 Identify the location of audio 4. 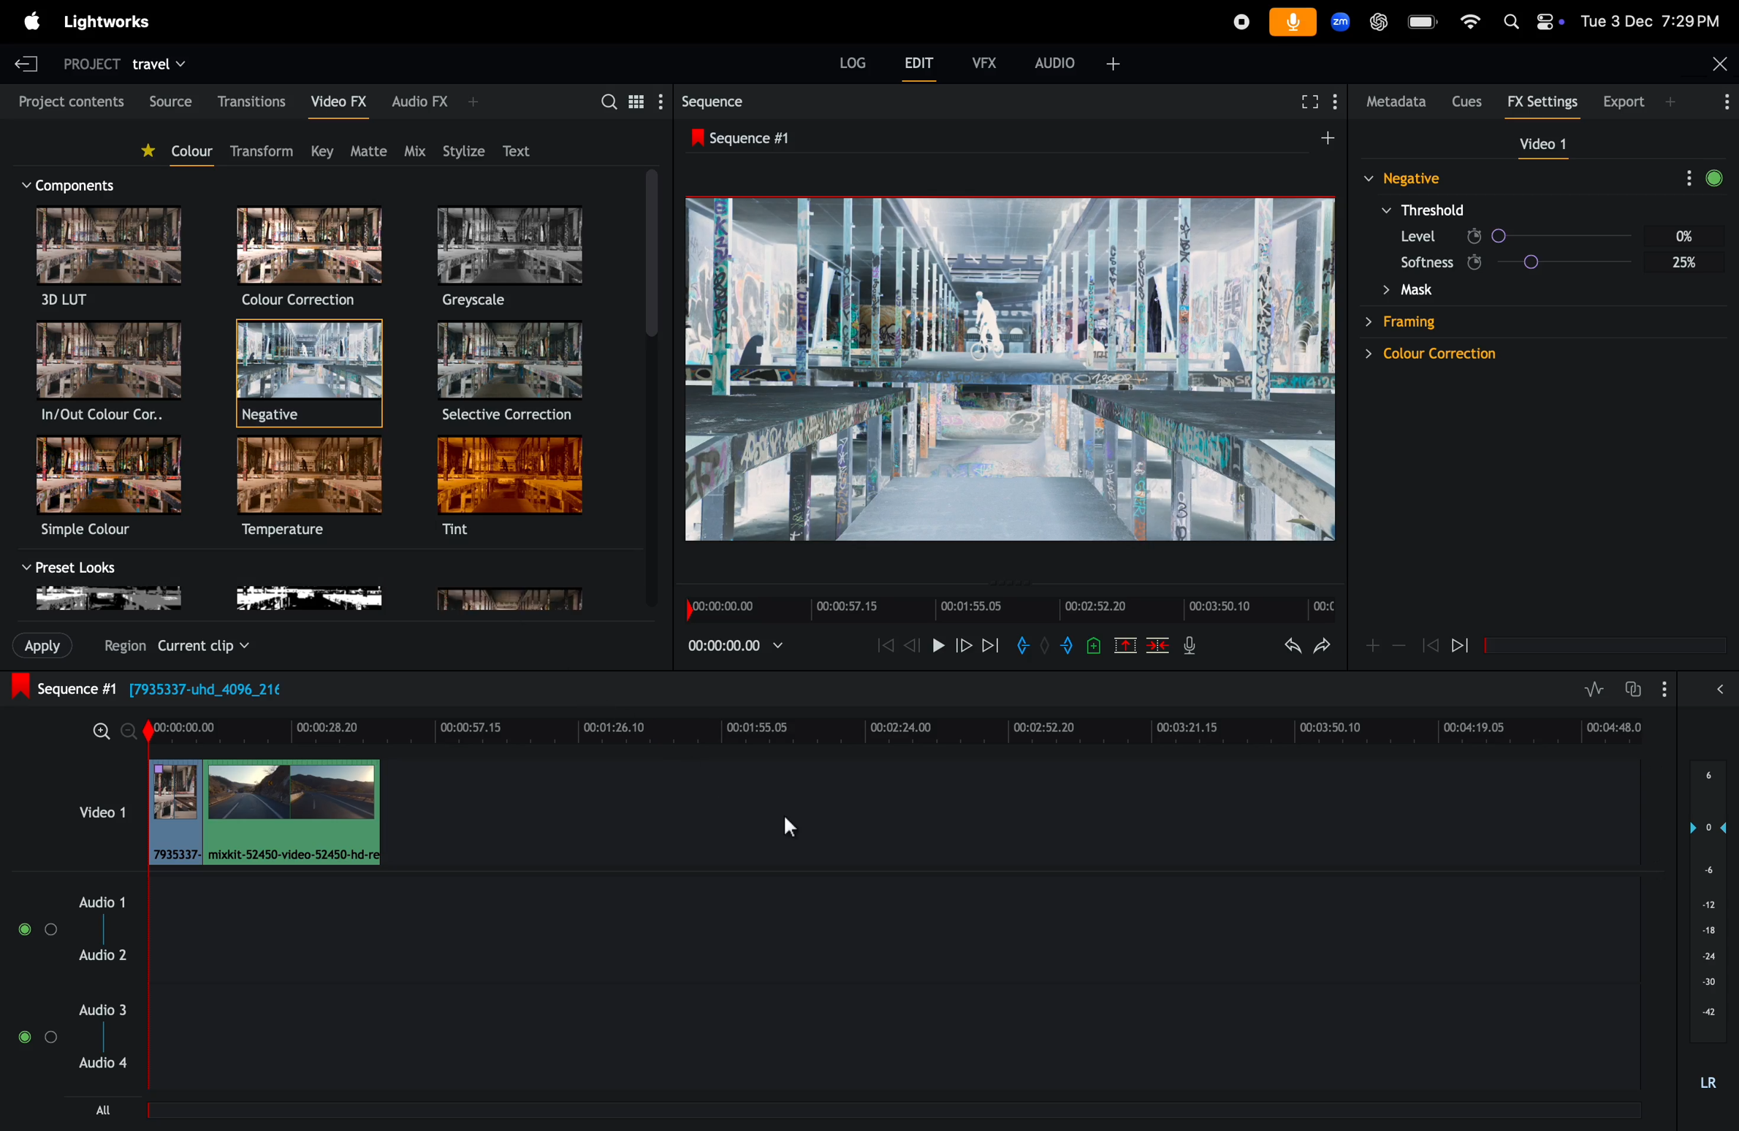
(111, 1065).